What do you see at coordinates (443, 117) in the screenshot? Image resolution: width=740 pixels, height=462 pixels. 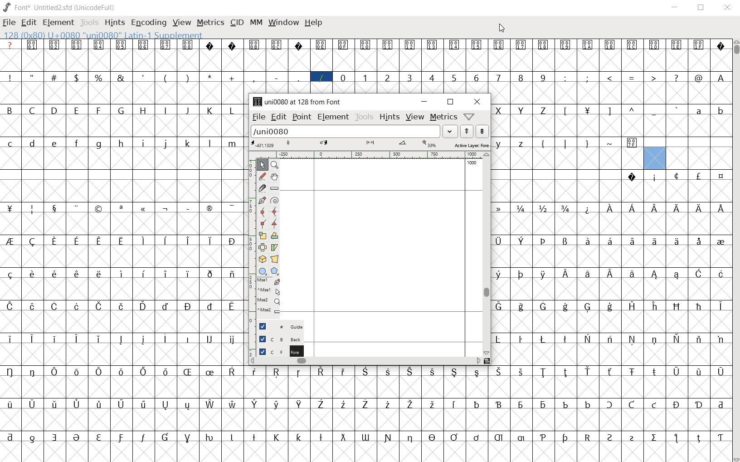 I see `metrics` at bounding box center [443, 117].